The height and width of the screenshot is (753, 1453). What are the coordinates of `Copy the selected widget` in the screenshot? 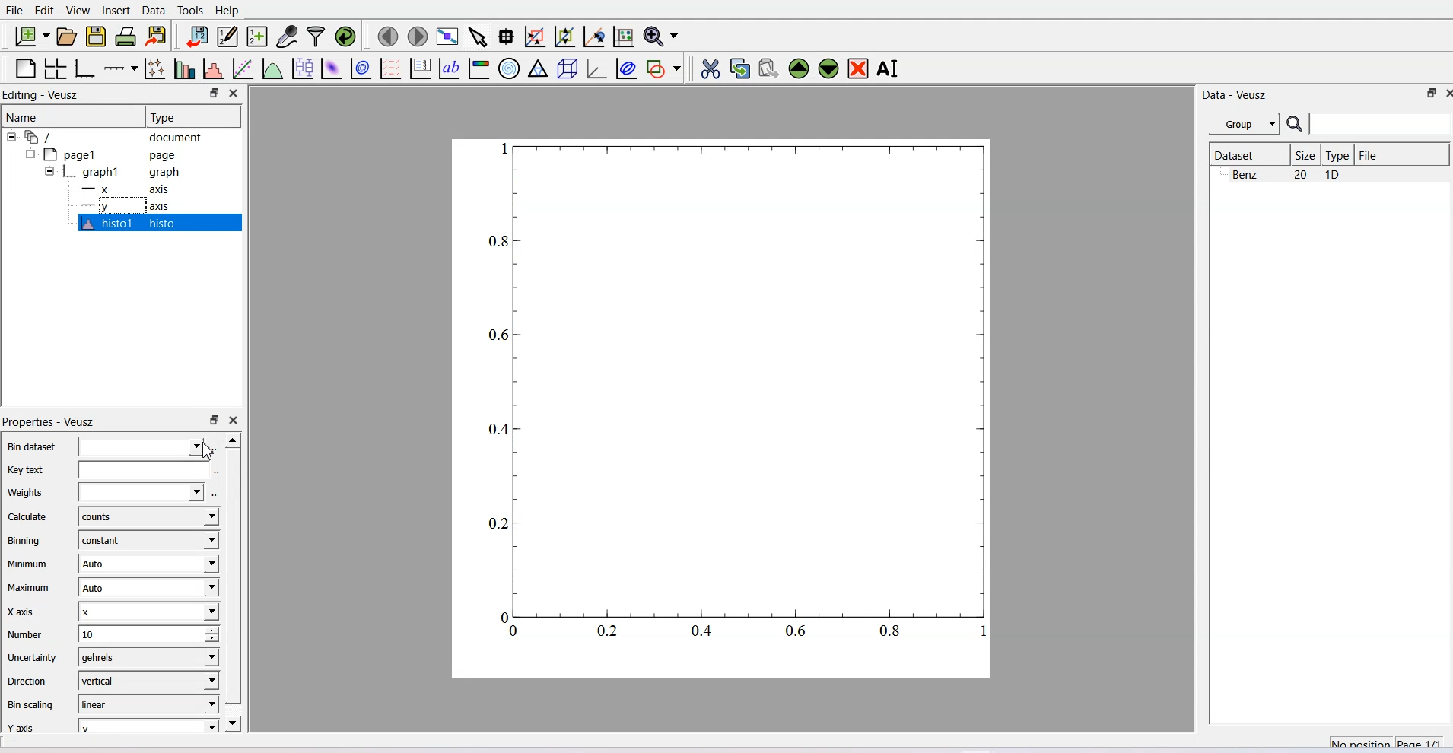 It's located at (740, 68).